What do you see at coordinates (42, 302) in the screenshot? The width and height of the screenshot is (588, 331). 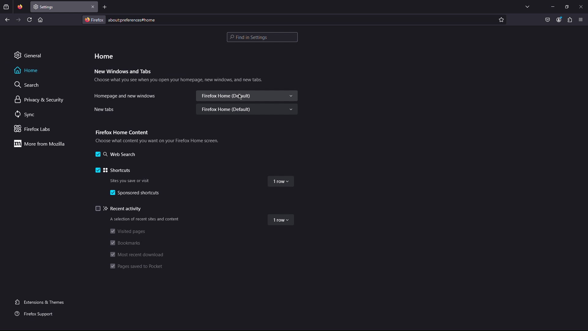 I see `Extensions and Themes` at bounding box center [42, 302].